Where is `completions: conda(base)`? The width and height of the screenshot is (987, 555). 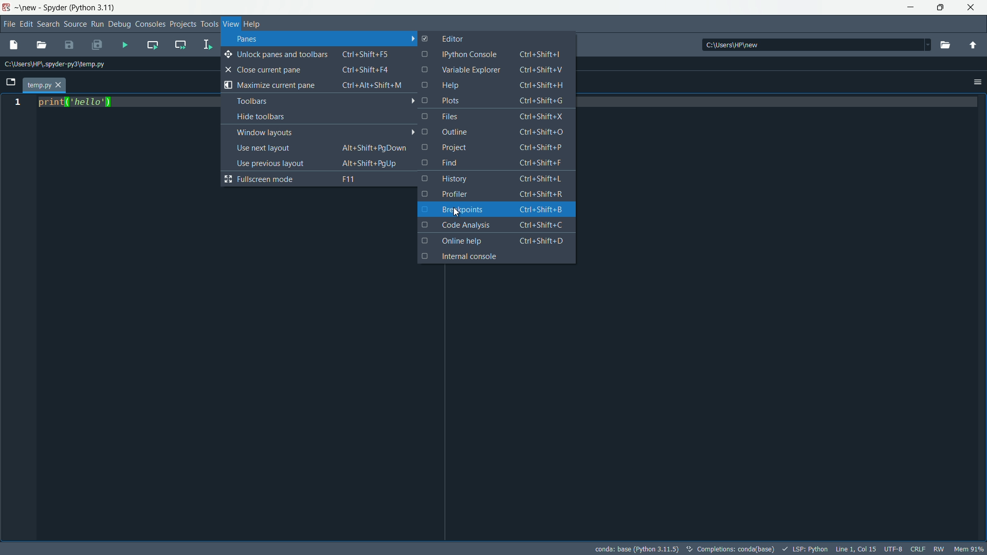 completions: conda(base) is located at coordinates (732, 549).